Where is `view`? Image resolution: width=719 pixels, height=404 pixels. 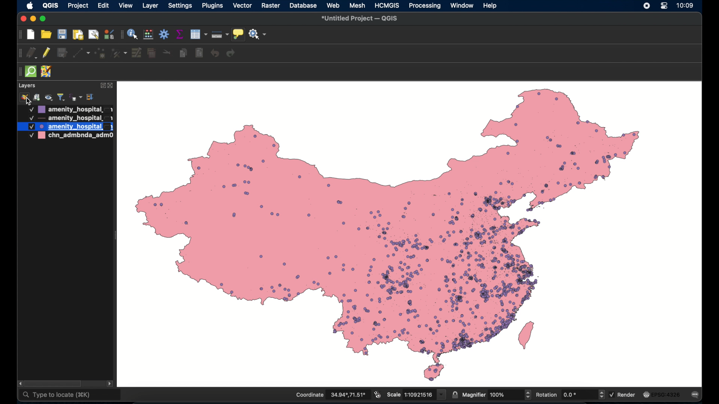
view is located at coordinates (126, 6).